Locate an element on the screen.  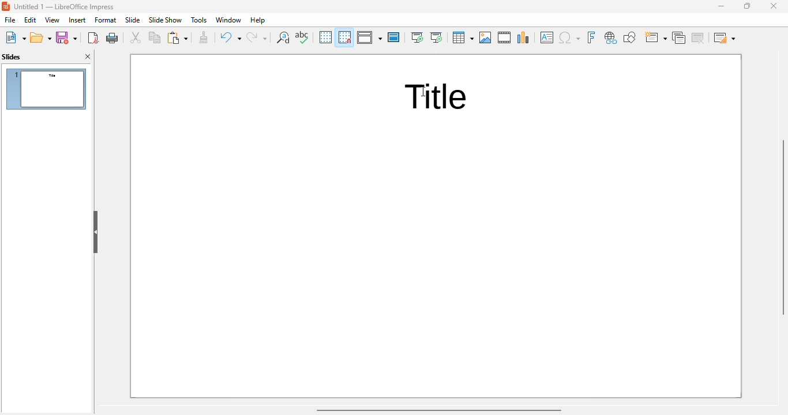
insert hyperlink is located at coordinates (611, 37).